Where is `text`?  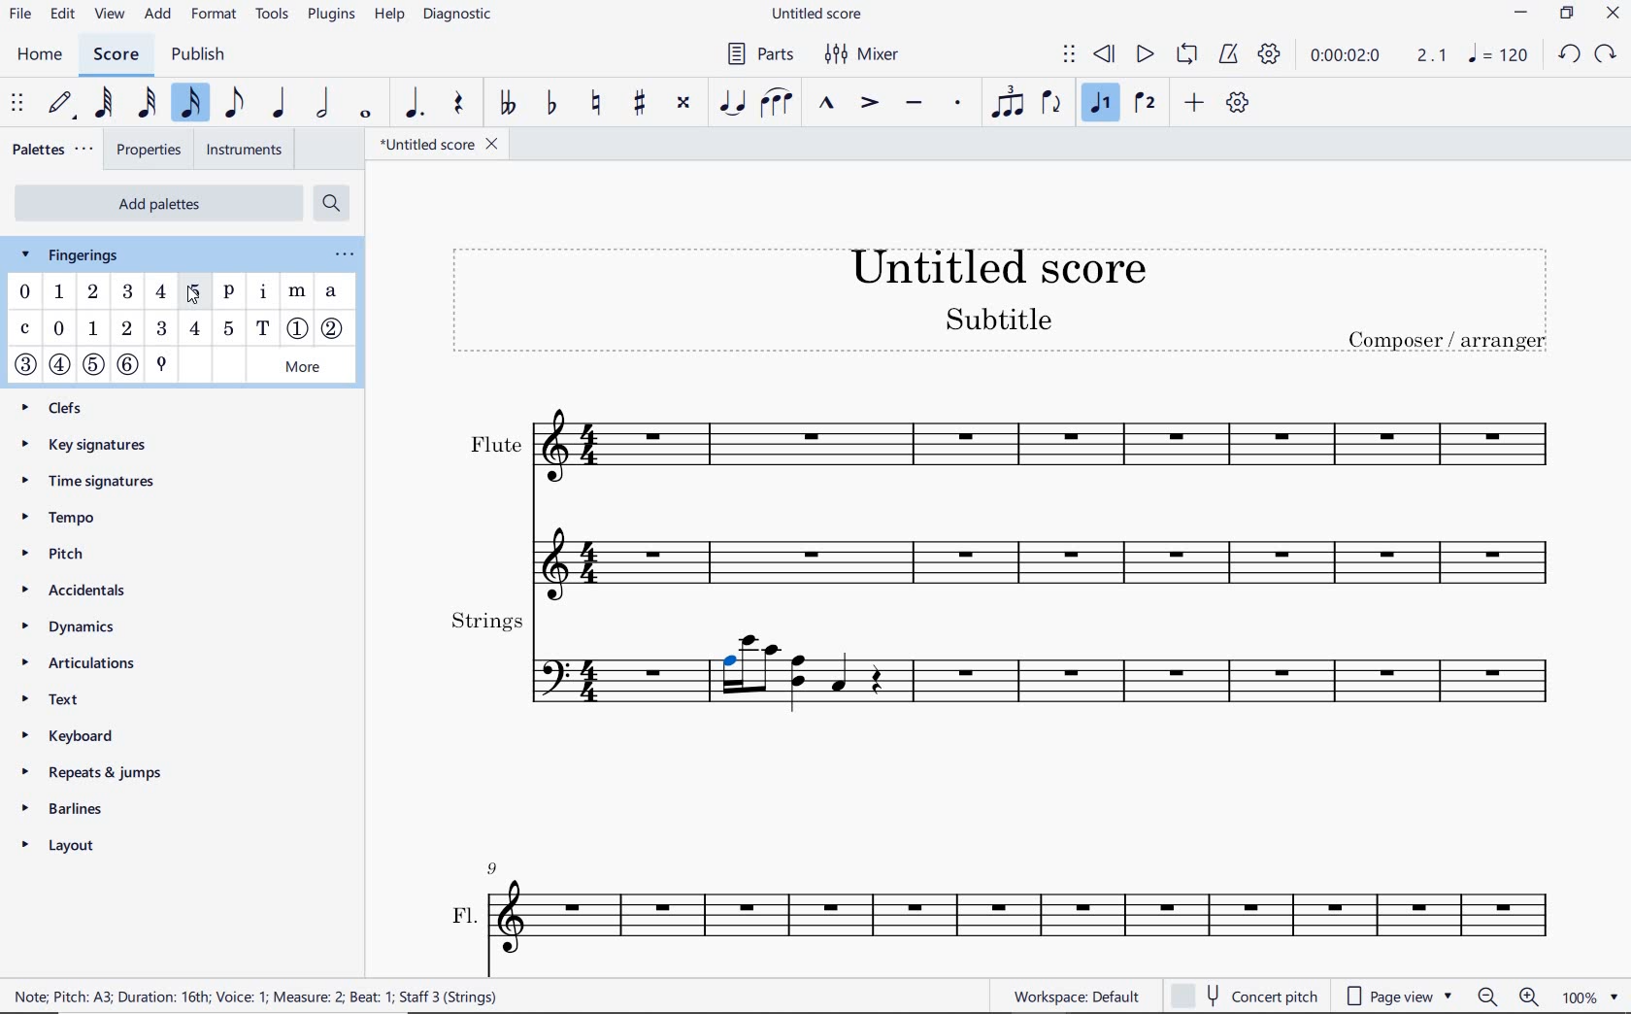 text is located at coordinates (53, 699).